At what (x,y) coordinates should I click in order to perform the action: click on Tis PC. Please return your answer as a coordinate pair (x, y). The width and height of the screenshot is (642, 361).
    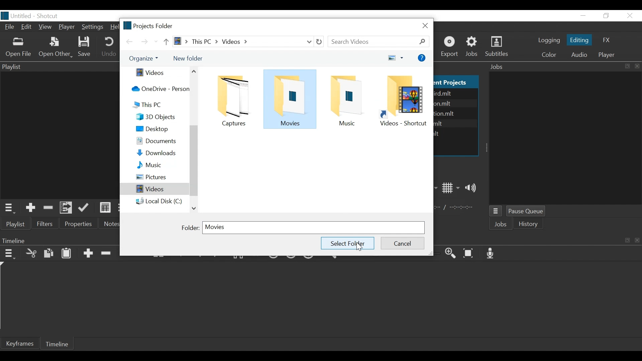
    Looking at the image, I should click on (158, 105).